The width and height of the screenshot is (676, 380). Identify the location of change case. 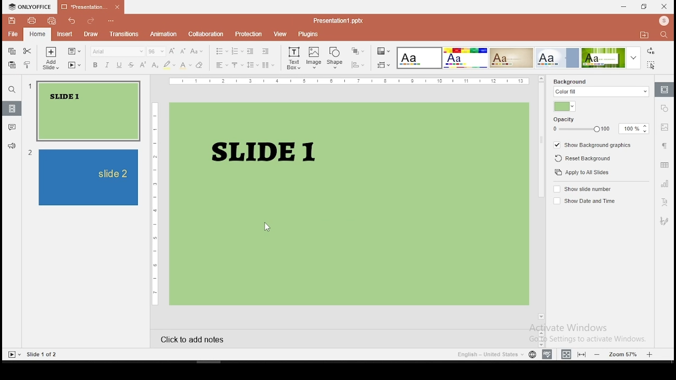
(196, 51).